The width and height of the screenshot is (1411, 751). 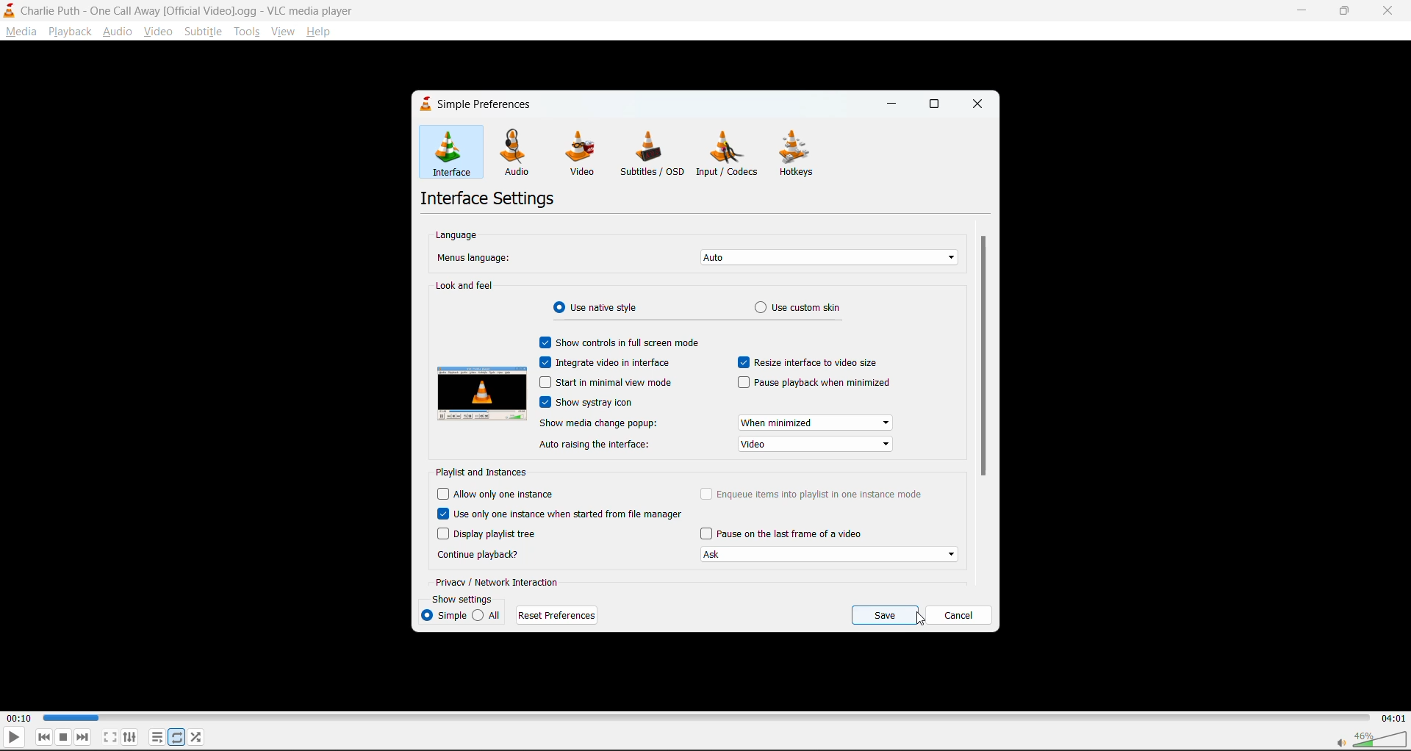 What do you see at coordinates (803, 155) in the screenshot?
I see `hotkeys` at bounding box center [803, 155].